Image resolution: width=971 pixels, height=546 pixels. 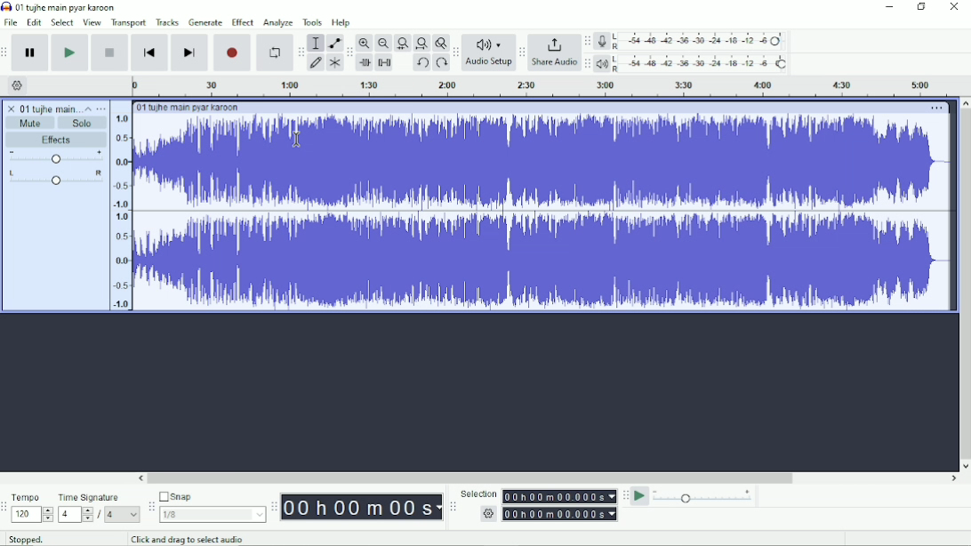 I want to click on Edit, so click(x=34, y=23).